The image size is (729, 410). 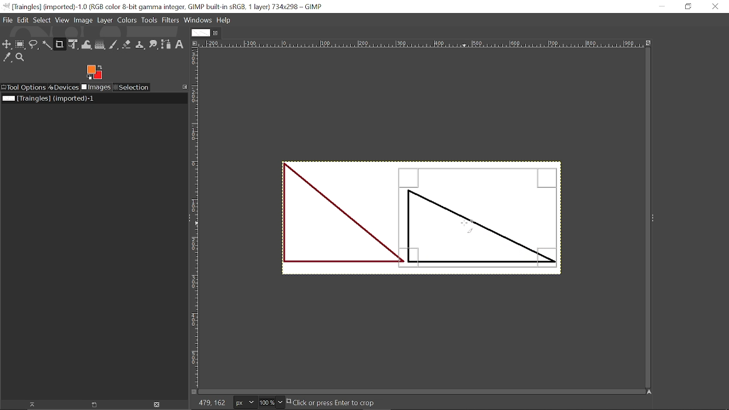 I want to click on Vertical ruler, so click(x=195, y=217).